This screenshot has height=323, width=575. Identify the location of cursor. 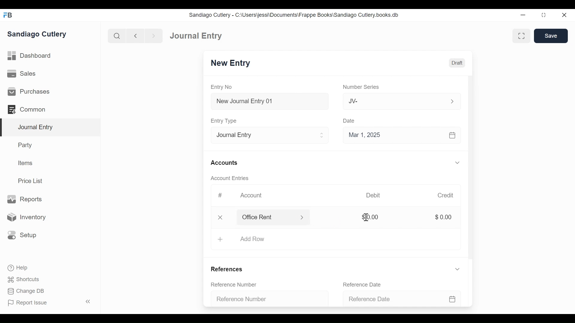
(240, 217).